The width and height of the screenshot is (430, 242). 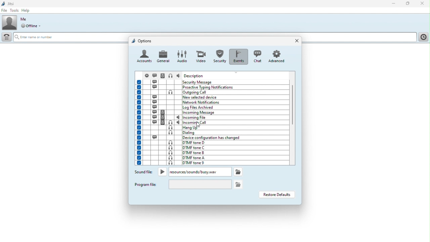 I want to click on General, so click(x=164, y=56).